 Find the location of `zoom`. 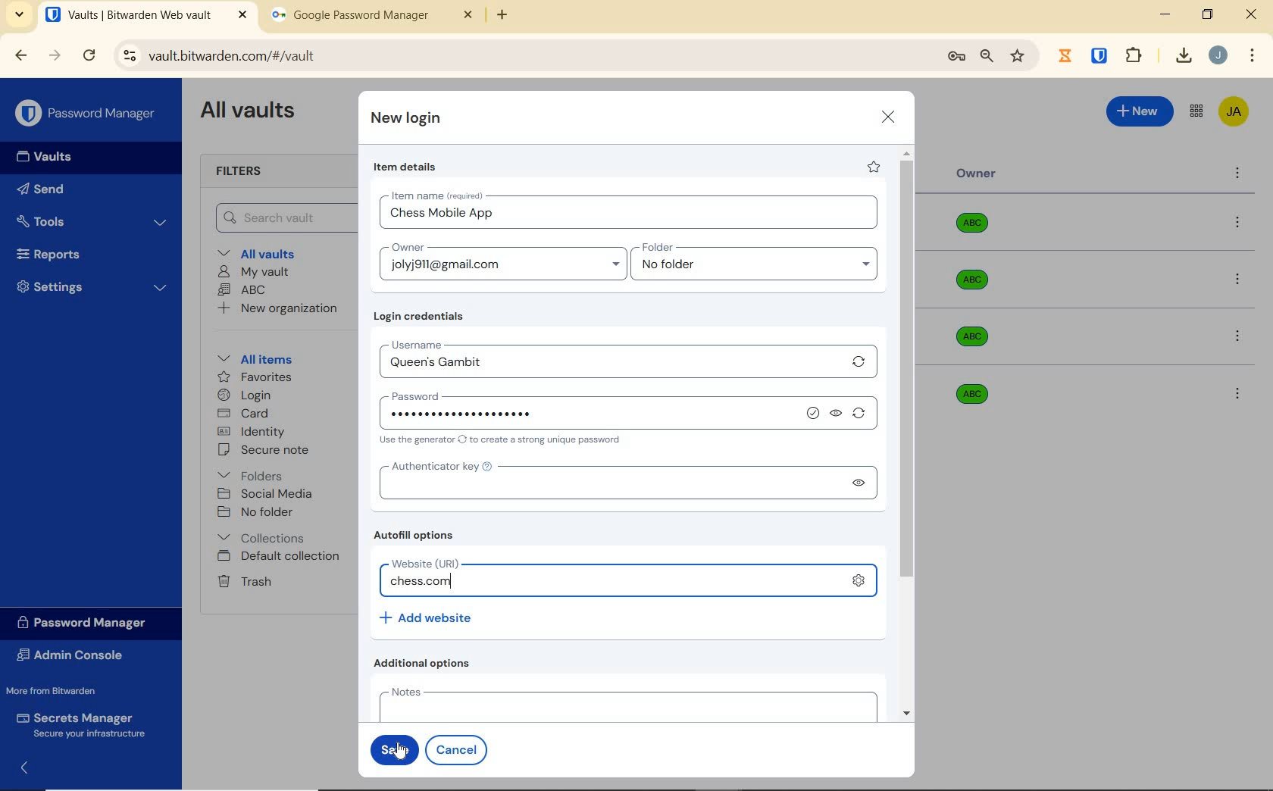

zoom is located at coordinates (986, 56).